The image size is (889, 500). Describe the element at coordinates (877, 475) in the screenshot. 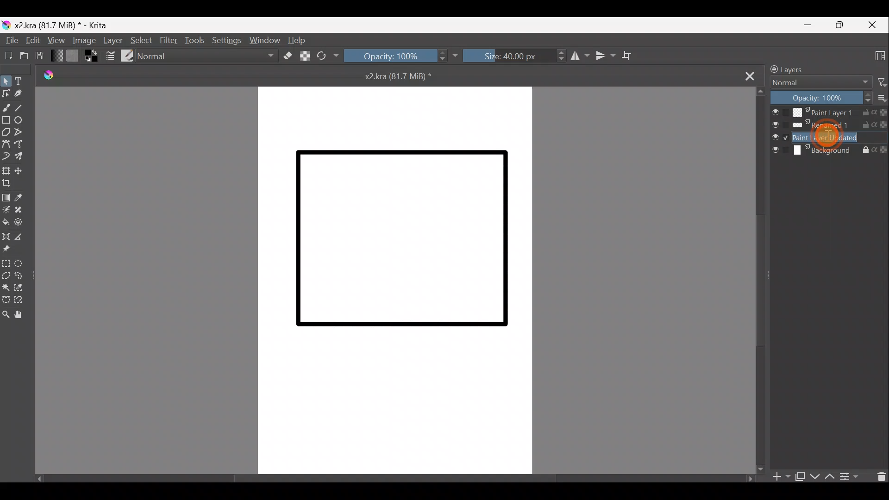

I see `Delete the layer/mask` at that location.